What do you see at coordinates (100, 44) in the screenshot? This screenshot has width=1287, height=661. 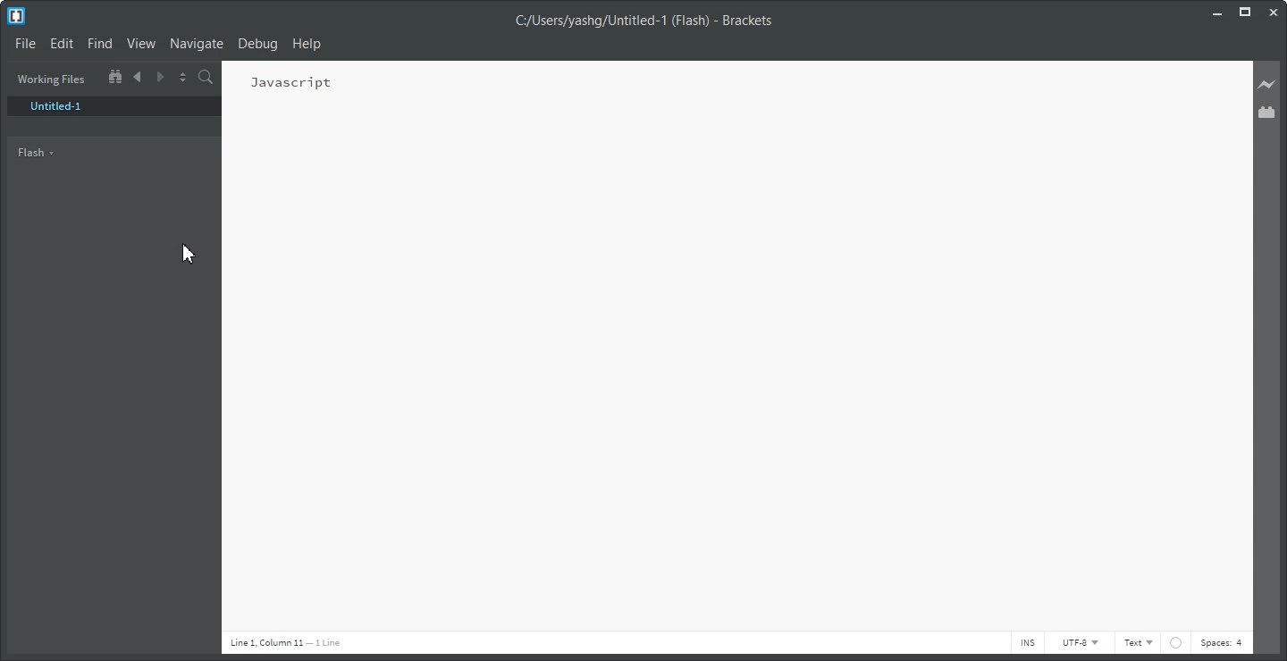 I see `Find` at bounding box center [100, 44].